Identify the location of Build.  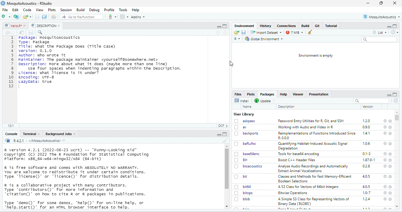
(306, 26).